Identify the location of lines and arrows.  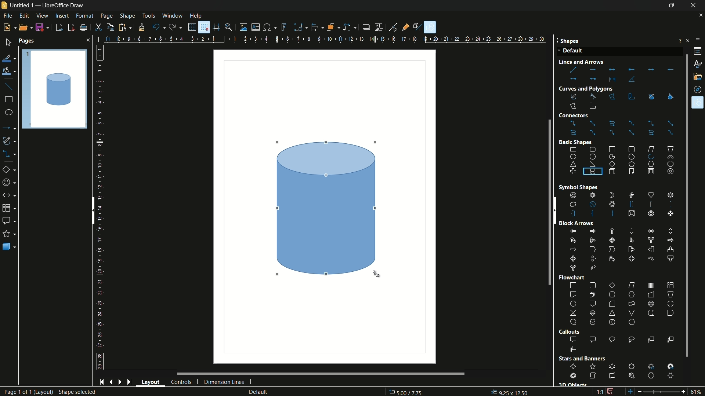
(10, 128).